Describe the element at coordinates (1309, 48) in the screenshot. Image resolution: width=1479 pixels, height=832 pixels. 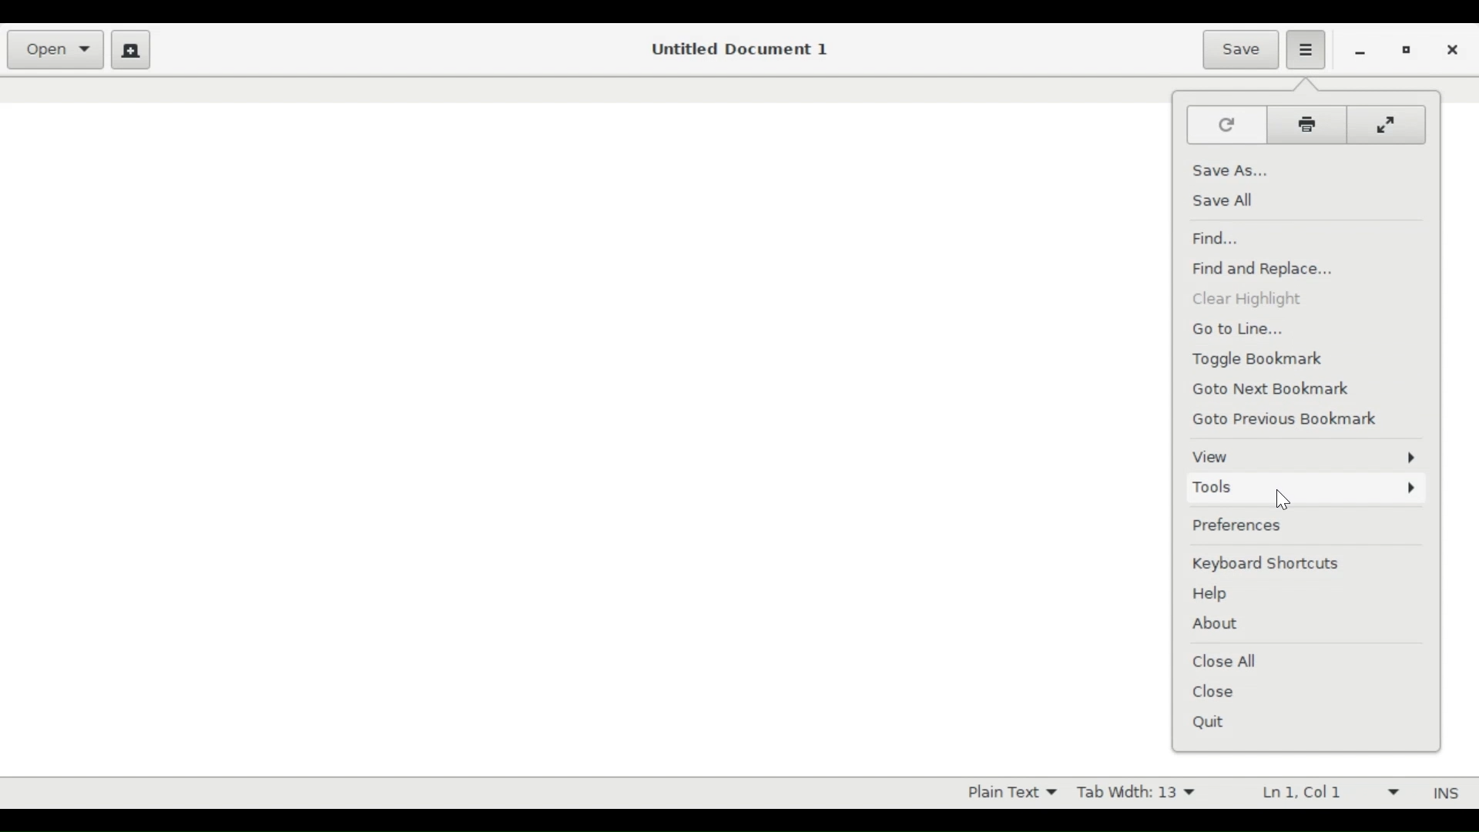
I see `Application menu` at that location.